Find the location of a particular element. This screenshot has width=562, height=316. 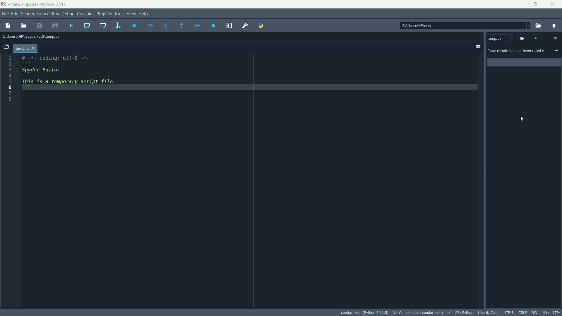

3 is located at coordinates (10, 70).